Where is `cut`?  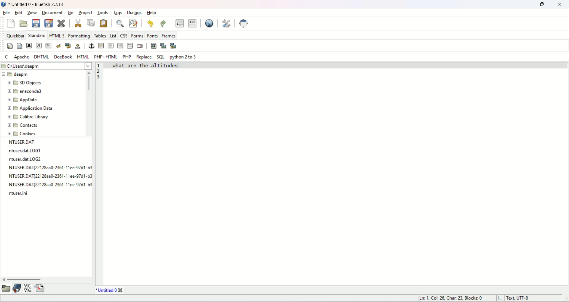 cut is located at coordinates (79, 23).